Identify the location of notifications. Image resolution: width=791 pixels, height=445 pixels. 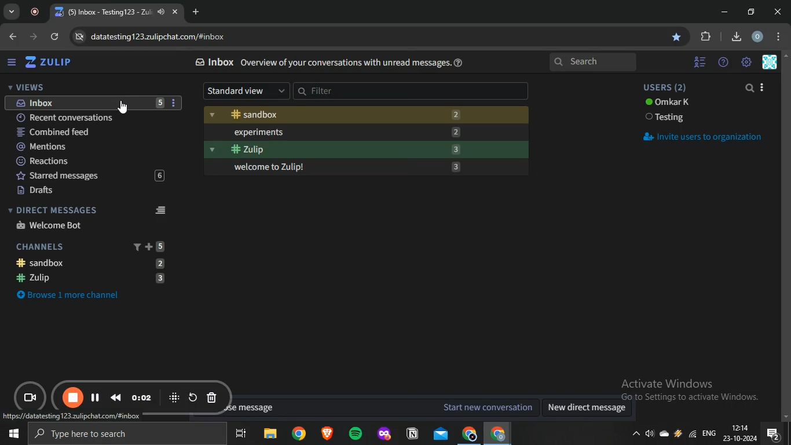
(773, 434).